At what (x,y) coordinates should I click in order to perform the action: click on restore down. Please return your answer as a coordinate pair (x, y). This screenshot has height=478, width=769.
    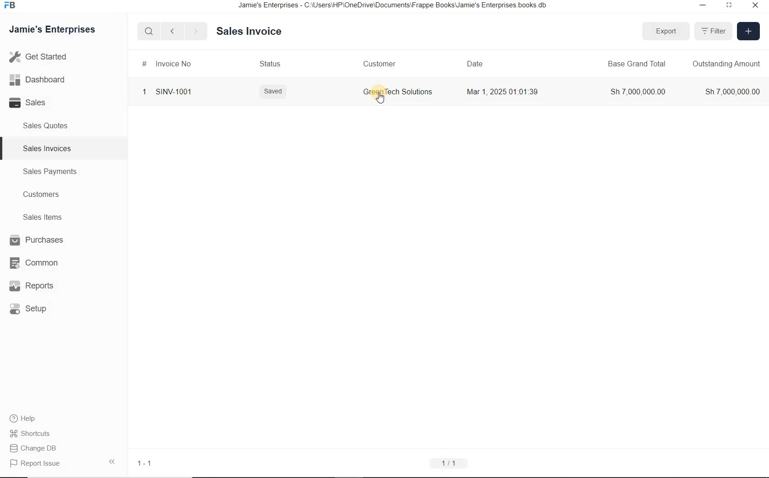
    Looking at the image, I should click on (701, 6).